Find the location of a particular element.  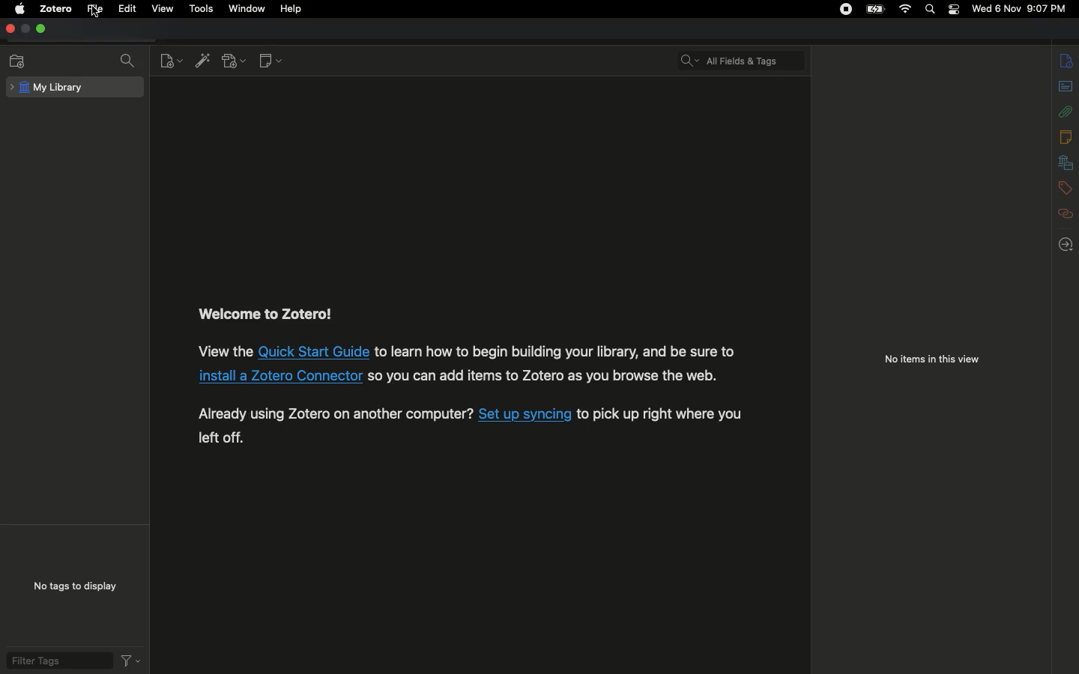

Search is located at coordinates (931, 9).